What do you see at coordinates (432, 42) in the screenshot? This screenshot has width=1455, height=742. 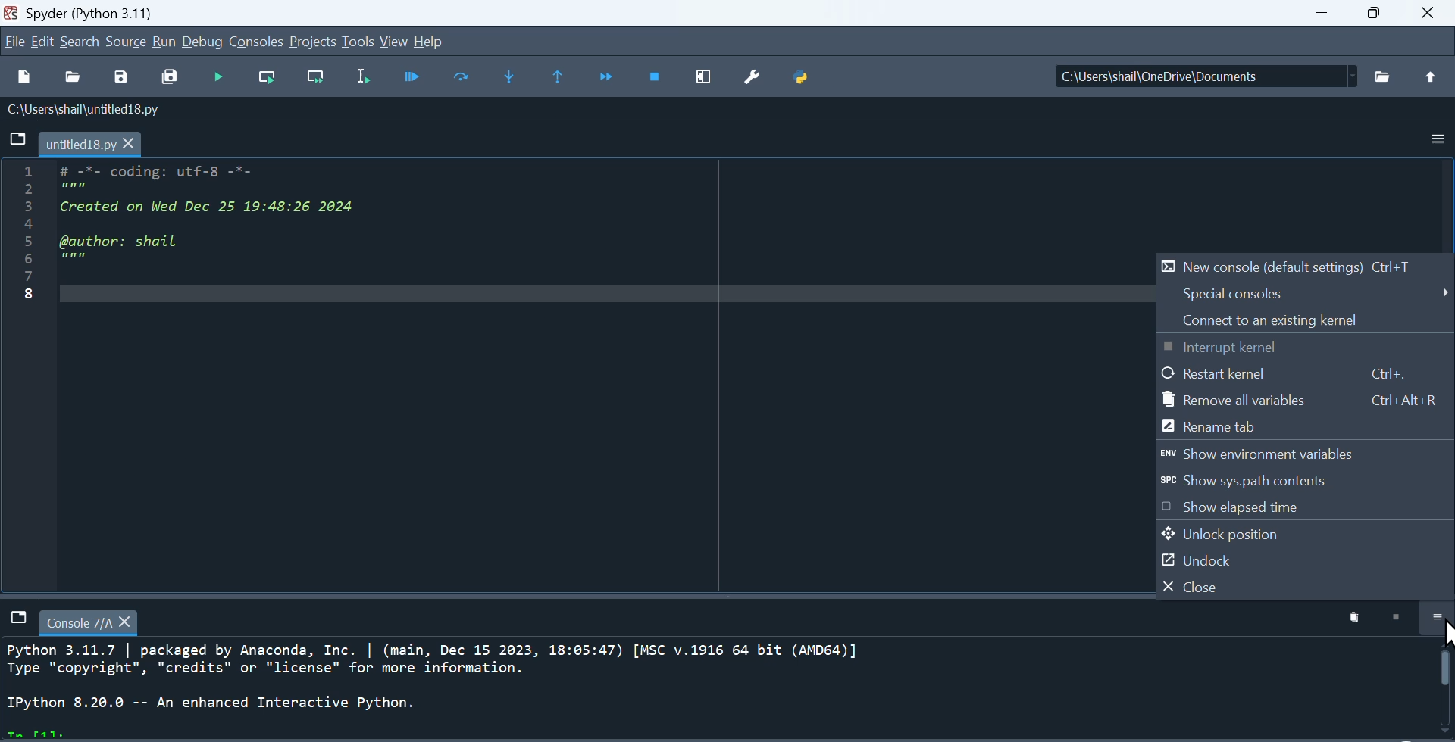 I see `hlep` at bounding box center [432, 42].